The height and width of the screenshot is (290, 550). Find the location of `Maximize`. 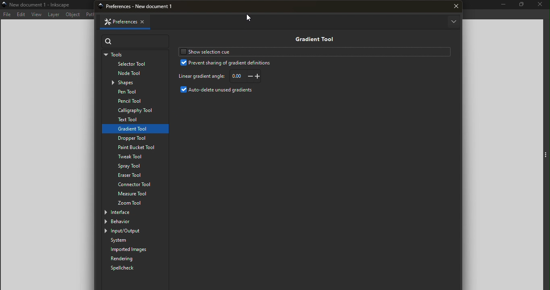

Maximize is located at coordinates (521, 5).